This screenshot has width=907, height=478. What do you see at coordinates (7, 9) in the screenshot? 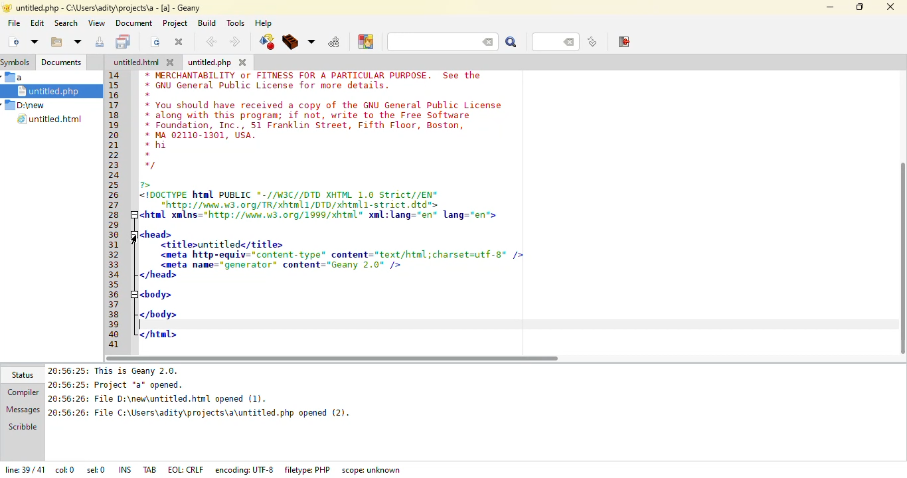
I see `app logo` at bounding box center [7, 9].